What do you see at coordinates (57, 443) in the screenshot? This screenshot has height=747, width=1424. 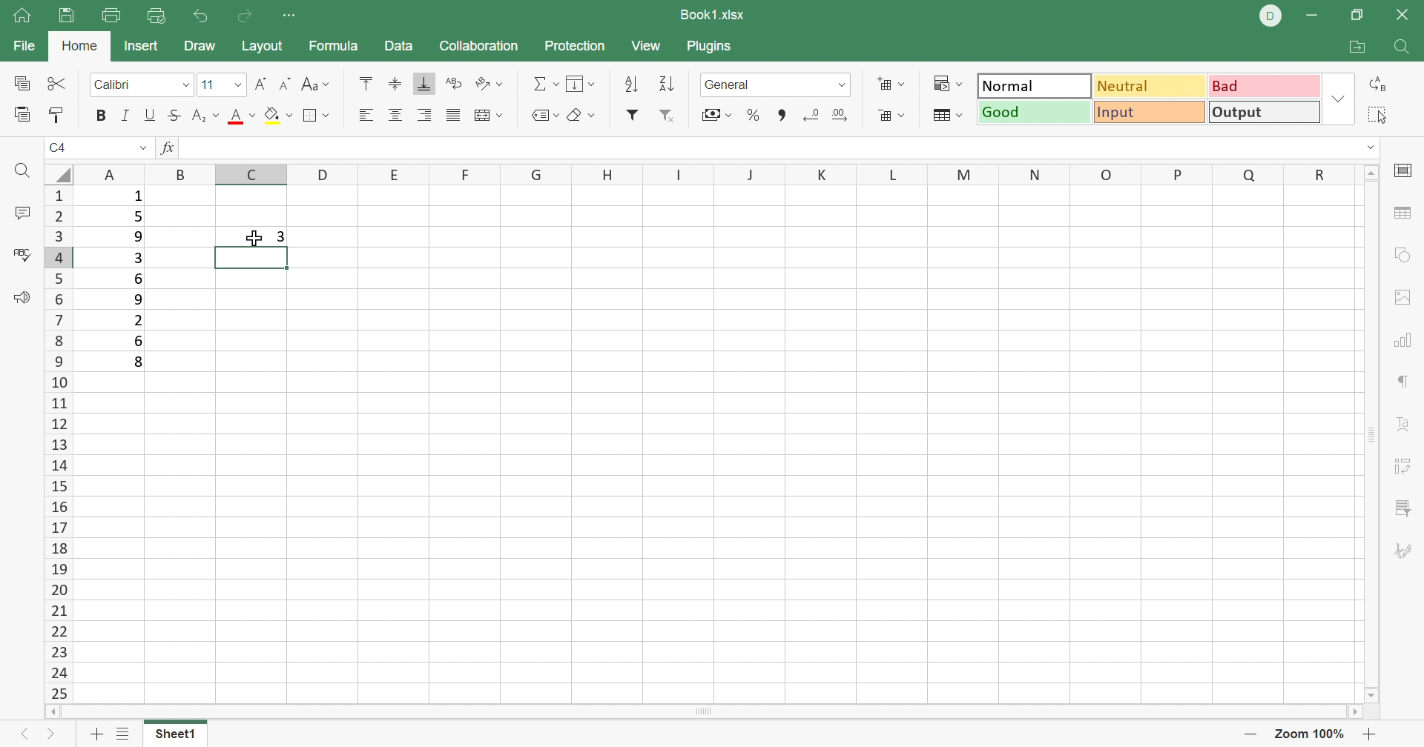 I see `Row names` at bounding box center [57, 443].